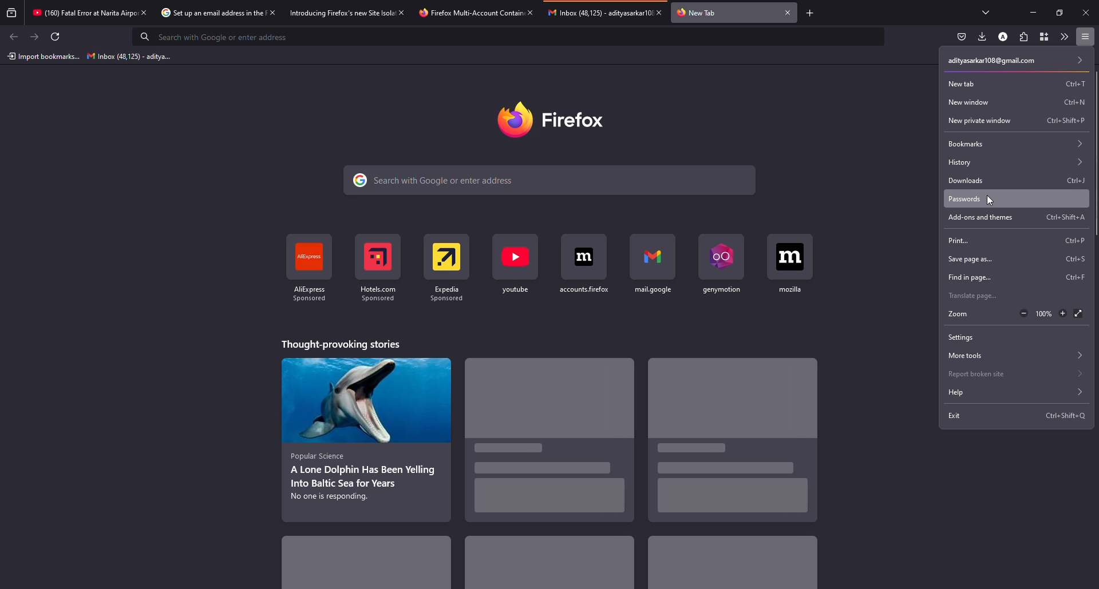 The image size is (1099, 589). Describe the element at coordinates (1059, 217) in the screenshot. I see `shortcut` at that location.